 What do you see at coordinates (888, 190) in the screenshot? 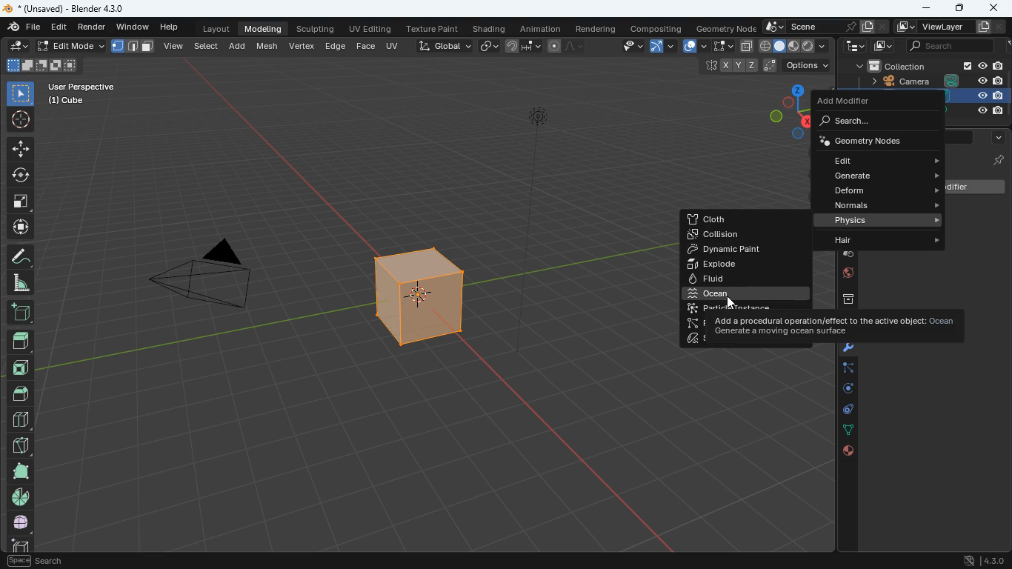
I see `deform` at bounding box center [888, 190].